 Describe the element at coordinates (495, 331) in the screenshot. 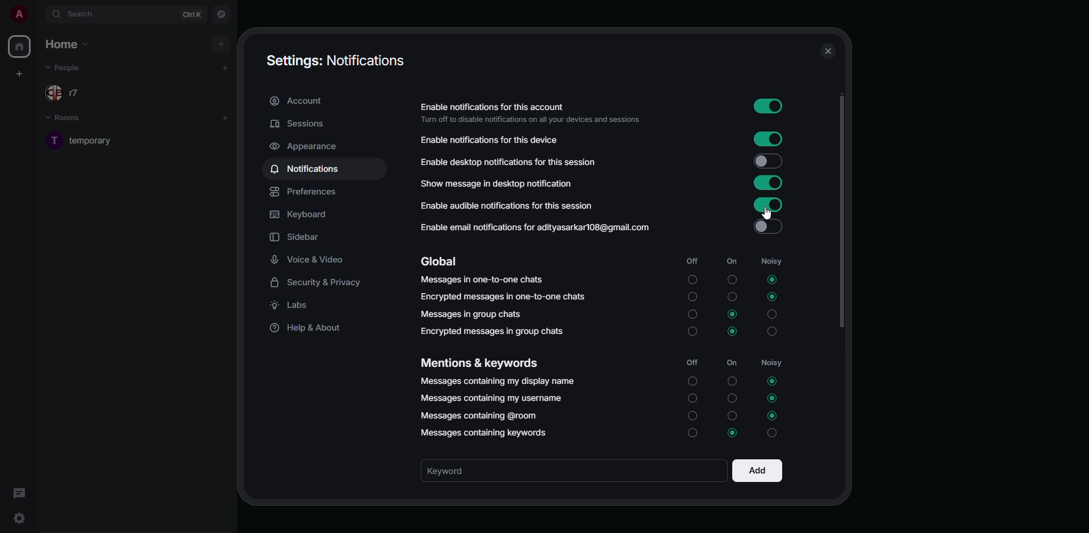

I see `encrypted messages in group chat` at that location.